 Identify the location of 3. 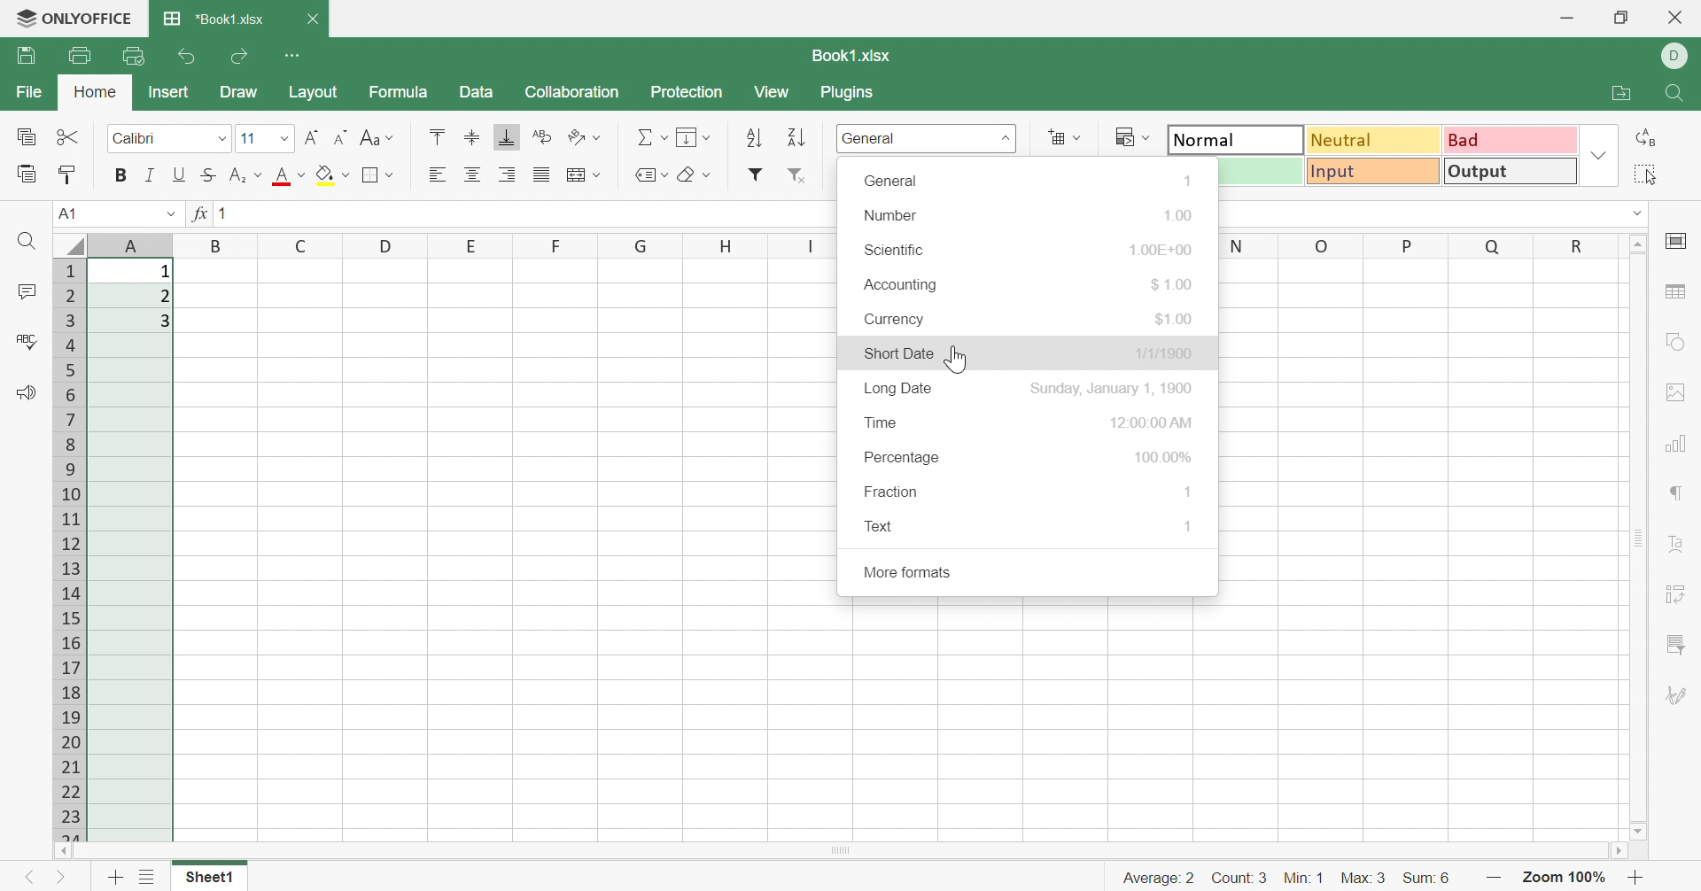
(165, 320).